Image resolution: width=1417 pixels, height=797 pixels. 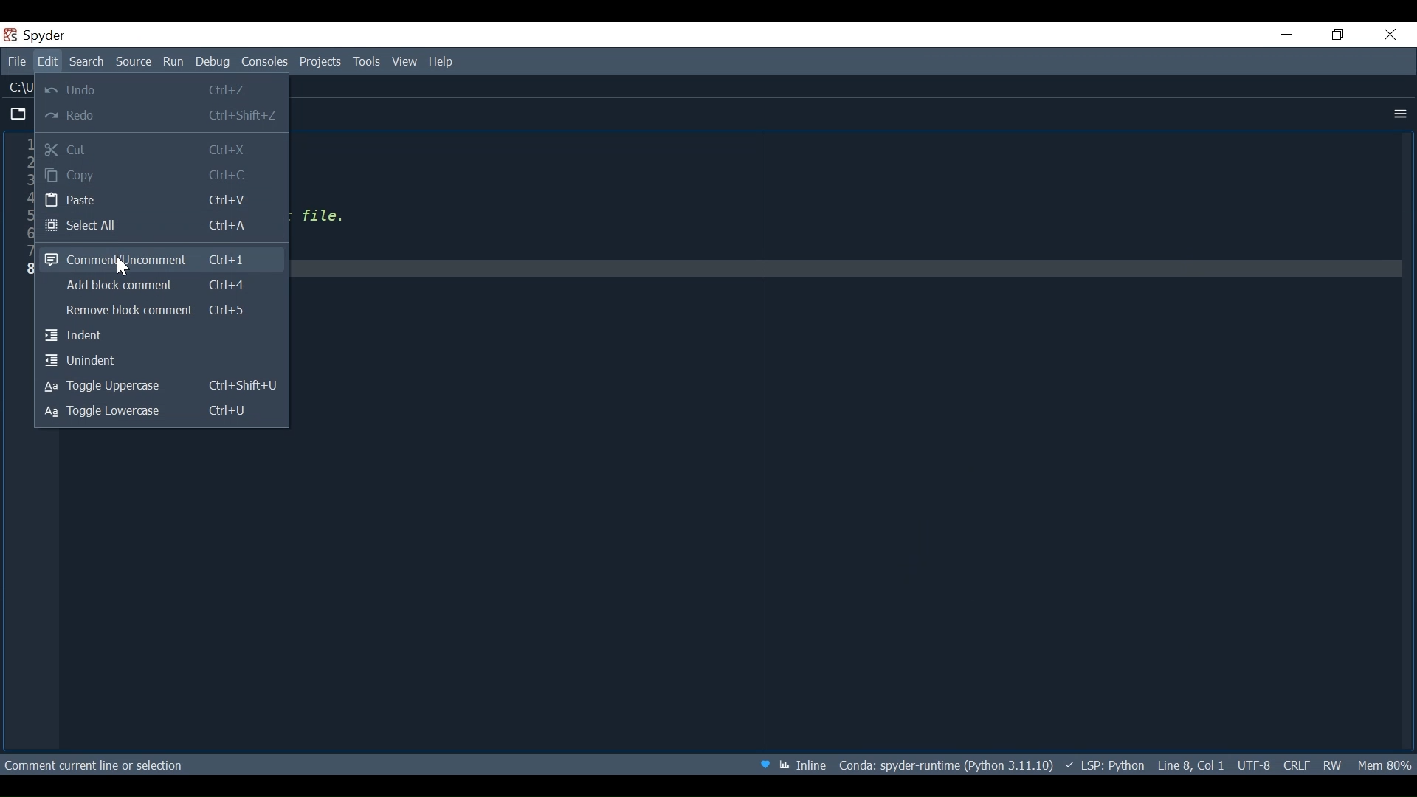 I want to click on Language, so click(x=1103, y=765).